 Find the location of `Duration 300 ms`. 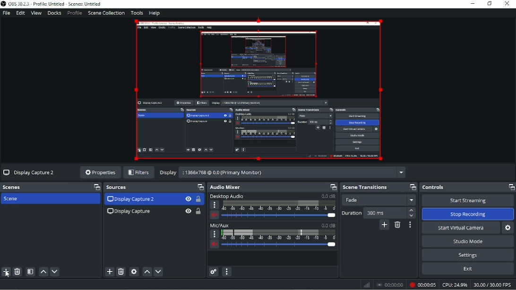

Duration 300 ms is located at coordinates (378, 213).